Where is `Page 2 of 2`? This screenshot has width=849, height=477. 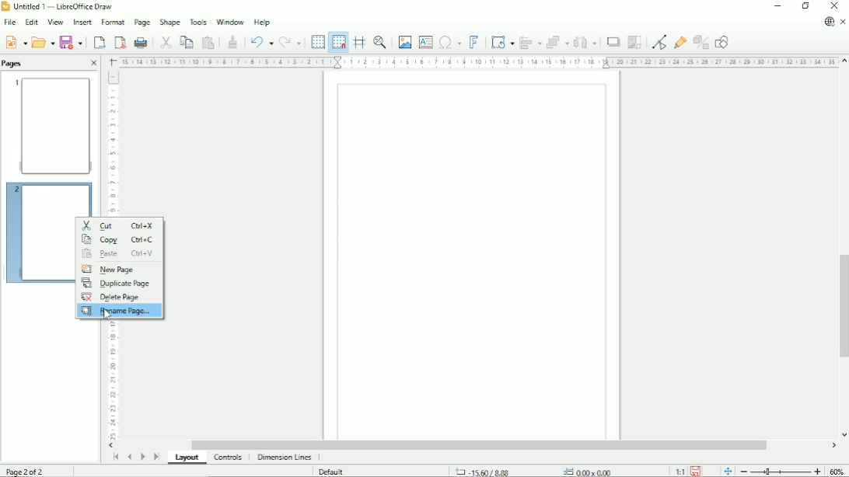 Page 2 of 2 is located at coordinates (28, 470).